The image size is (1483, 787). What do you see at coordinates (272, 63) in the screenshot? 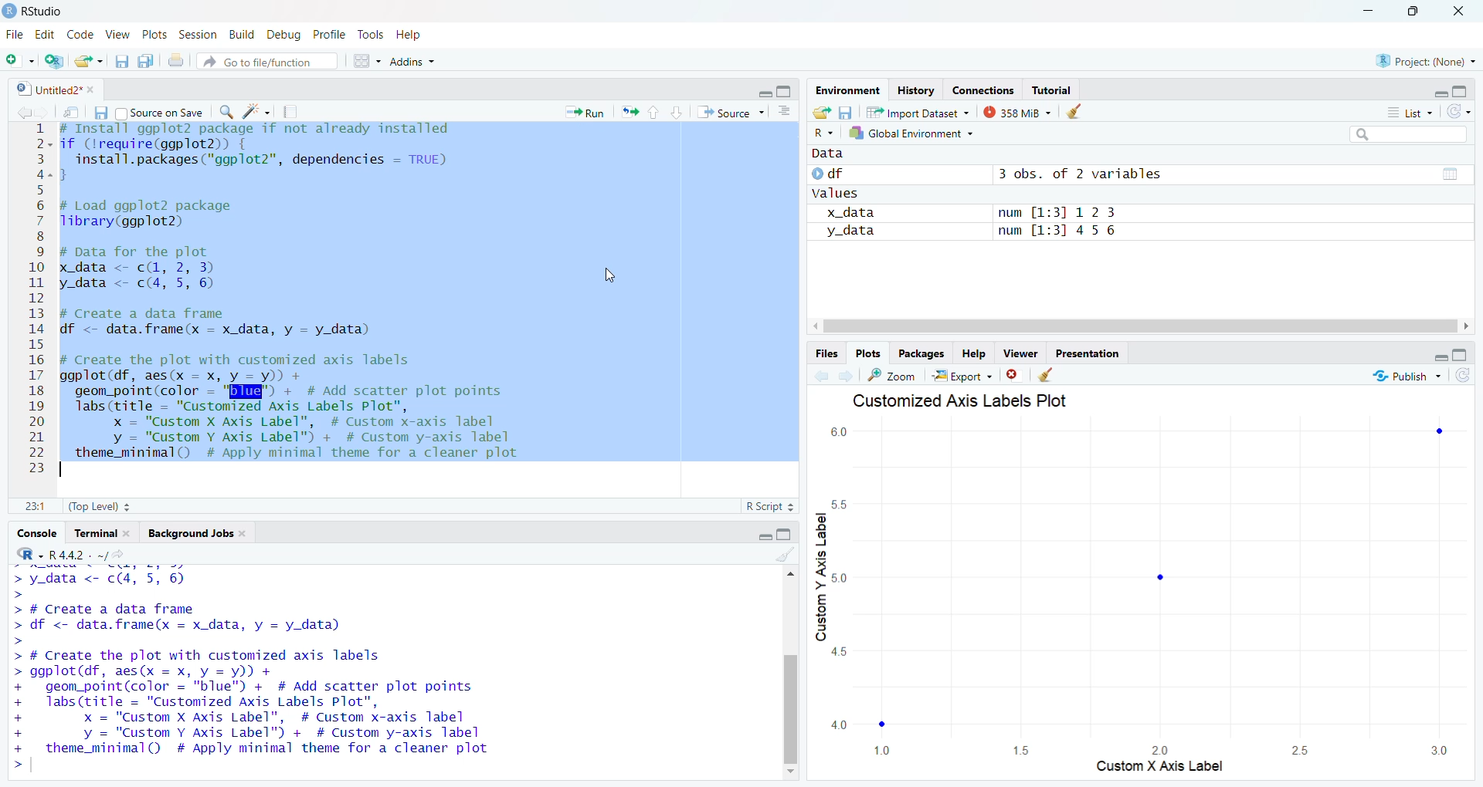
I see `»» Go to file/function` at bounding box center [272, 63].